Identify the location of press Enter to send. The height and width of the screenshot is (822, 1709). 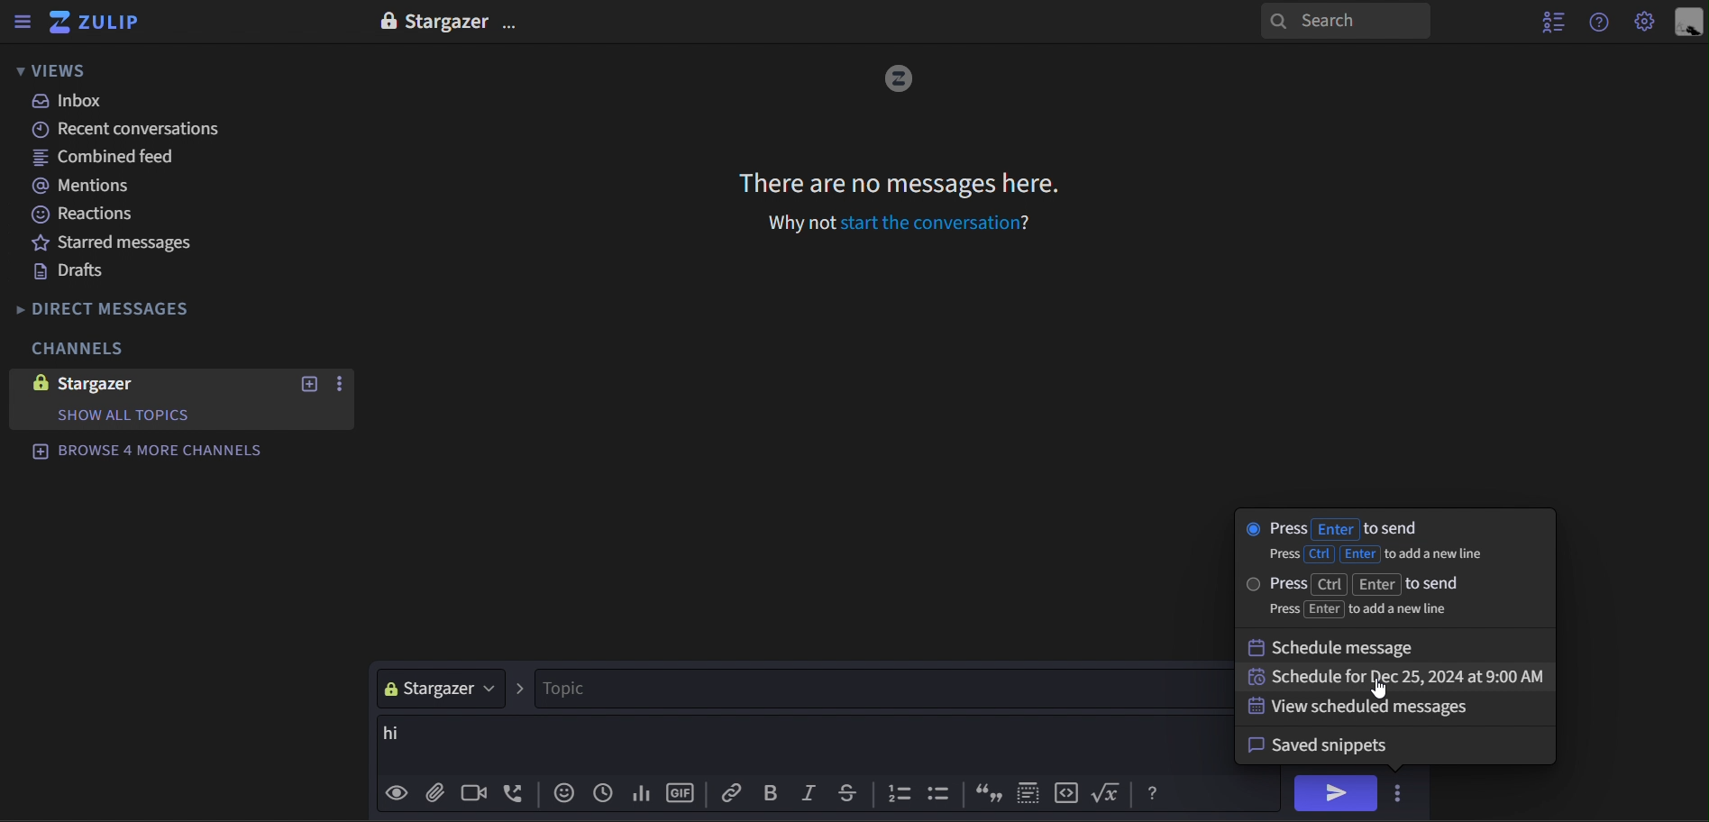
(1395, 528).